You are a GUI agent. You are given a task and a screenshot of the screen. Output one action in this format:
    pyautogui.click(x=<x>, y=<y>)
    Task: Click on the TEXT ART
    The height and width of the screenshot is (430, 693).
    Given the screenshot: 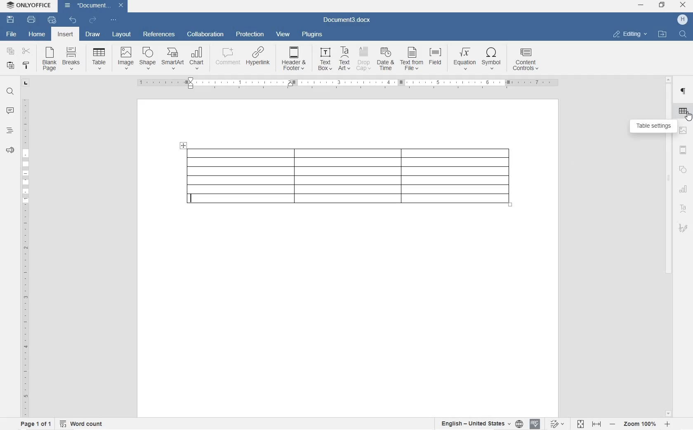 What is the action you would take?
    pyautogui.click(x=344, y=59)
    